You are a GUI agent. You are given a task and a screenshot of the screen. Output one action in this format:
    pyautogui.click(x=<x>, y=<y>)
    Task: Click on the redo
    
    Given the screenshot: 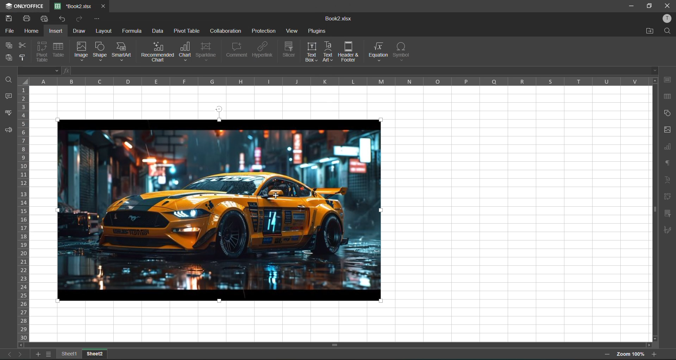 What is the action you would take?
    pyautogui.click(x=82, y=19)
    